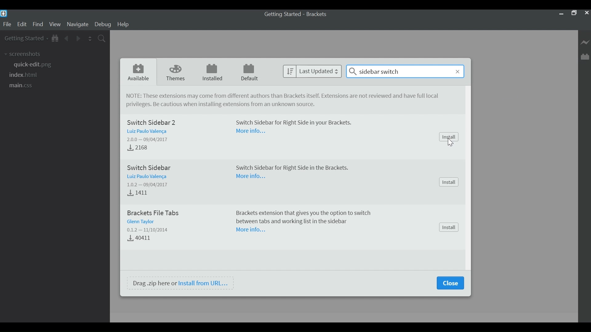 This screenshot has height=332, width=591. Describe the element at coordinates (90, 38) in the screenshot. I see `Split the Editor Vertically or Horizontally` at that location.